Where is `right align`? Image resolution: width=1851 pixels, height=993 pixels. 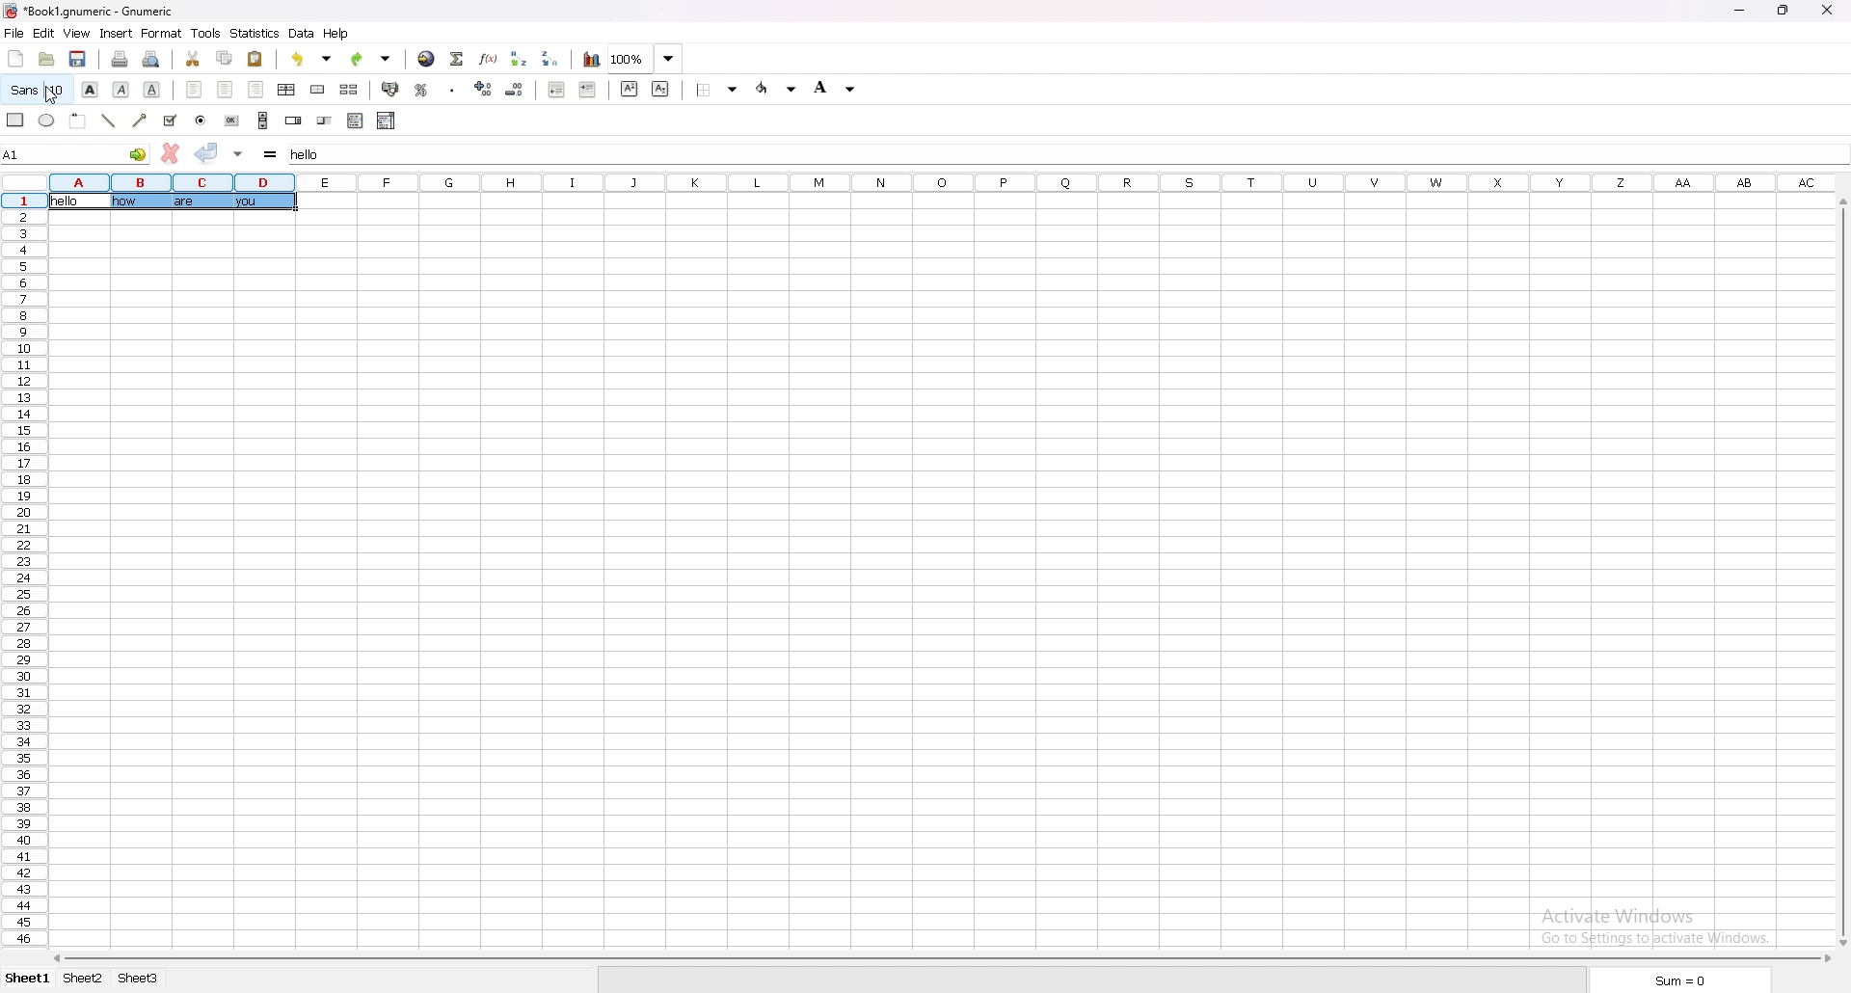
right align is located at coordinates (256, 90).